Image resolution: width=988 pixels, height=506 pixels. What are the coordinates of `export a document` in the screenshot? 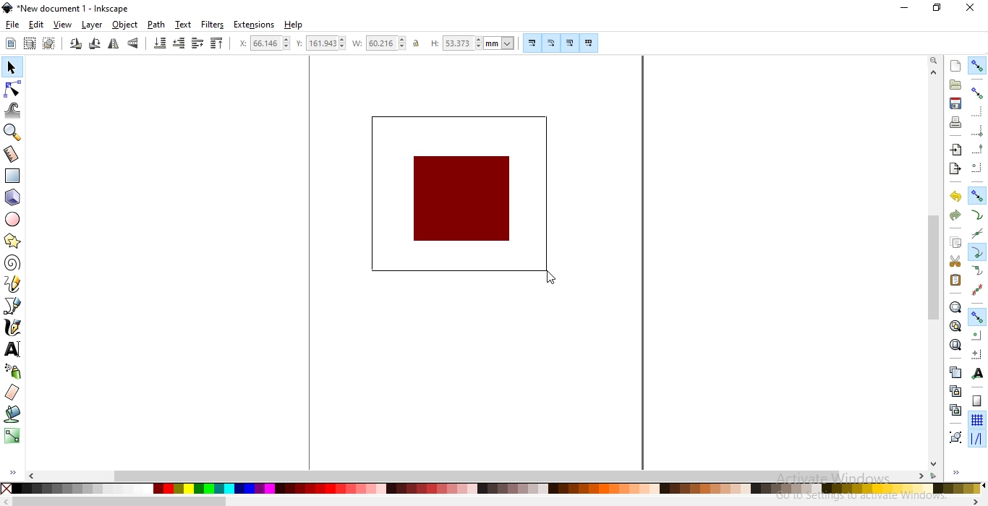 It's located at (958, 168).